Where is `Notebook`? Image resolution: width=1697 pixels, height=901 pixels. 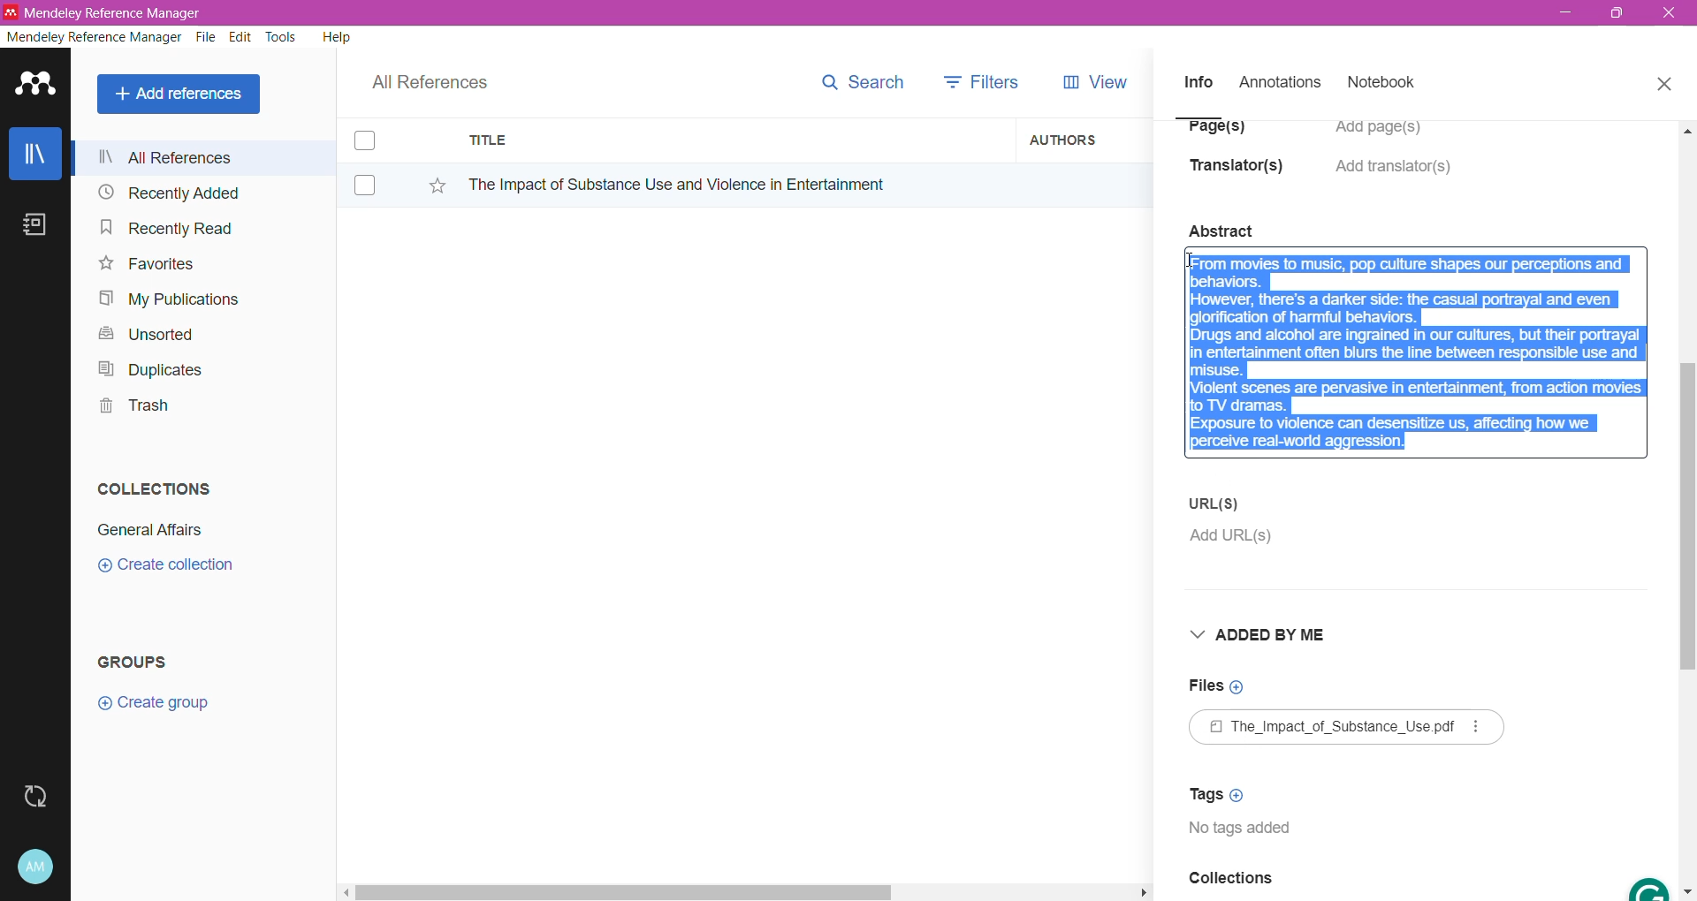
Notebook is located at coordinates (1387, 84).